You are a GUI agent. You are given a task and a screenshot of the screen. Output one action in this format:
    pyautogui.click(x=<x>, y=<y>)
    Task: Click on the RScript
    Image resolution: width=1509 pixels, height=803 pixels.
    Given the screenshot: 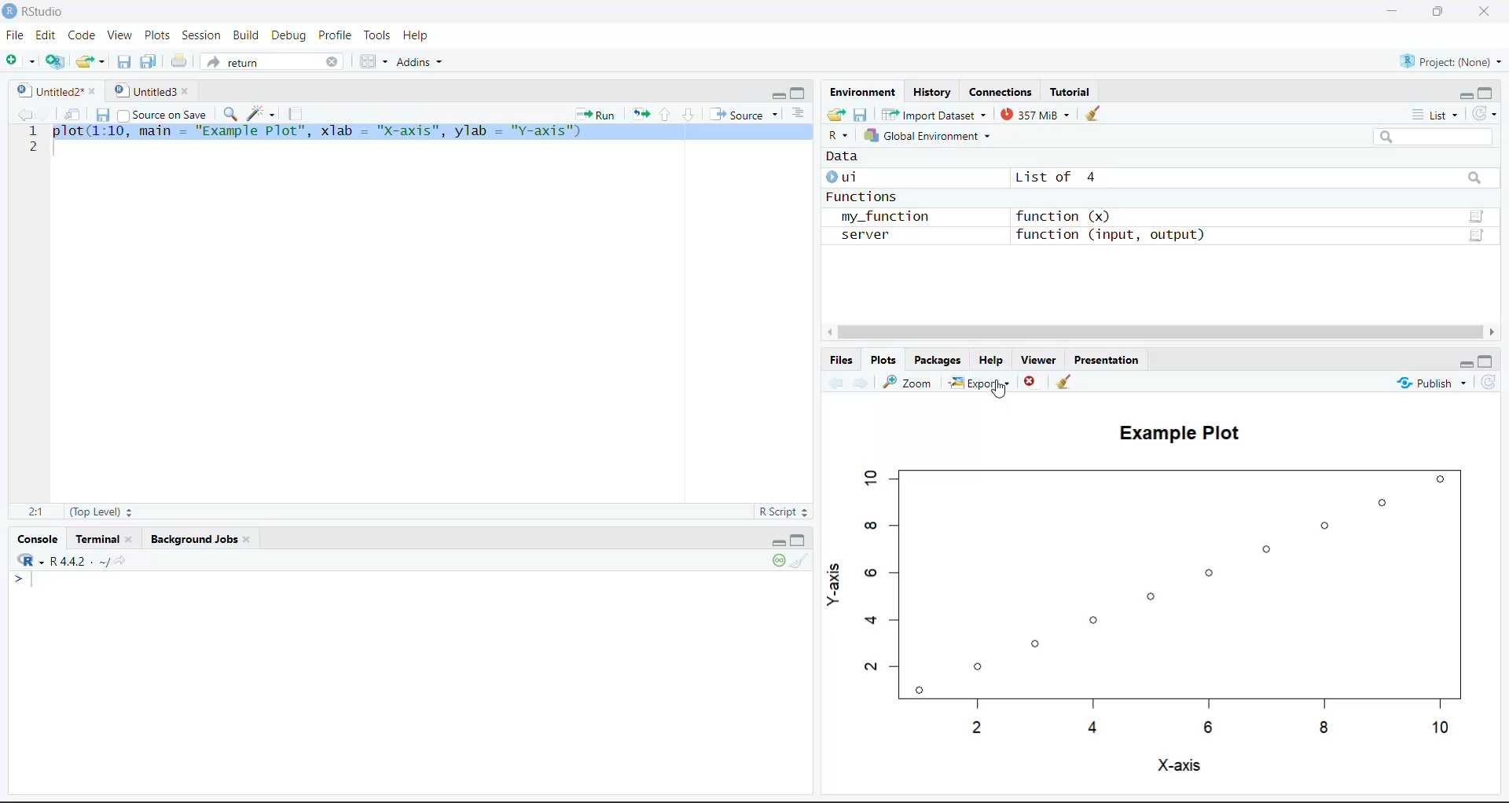 What is the action you would take?
    pyautogui.click(x=783, y=513)
    